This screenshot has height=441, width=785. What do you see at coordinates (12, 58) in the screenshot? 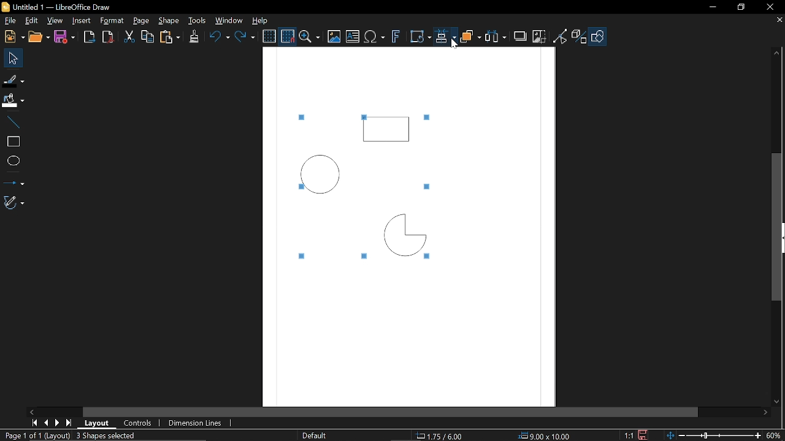
I see `Select` at bounding box center [12, 58].